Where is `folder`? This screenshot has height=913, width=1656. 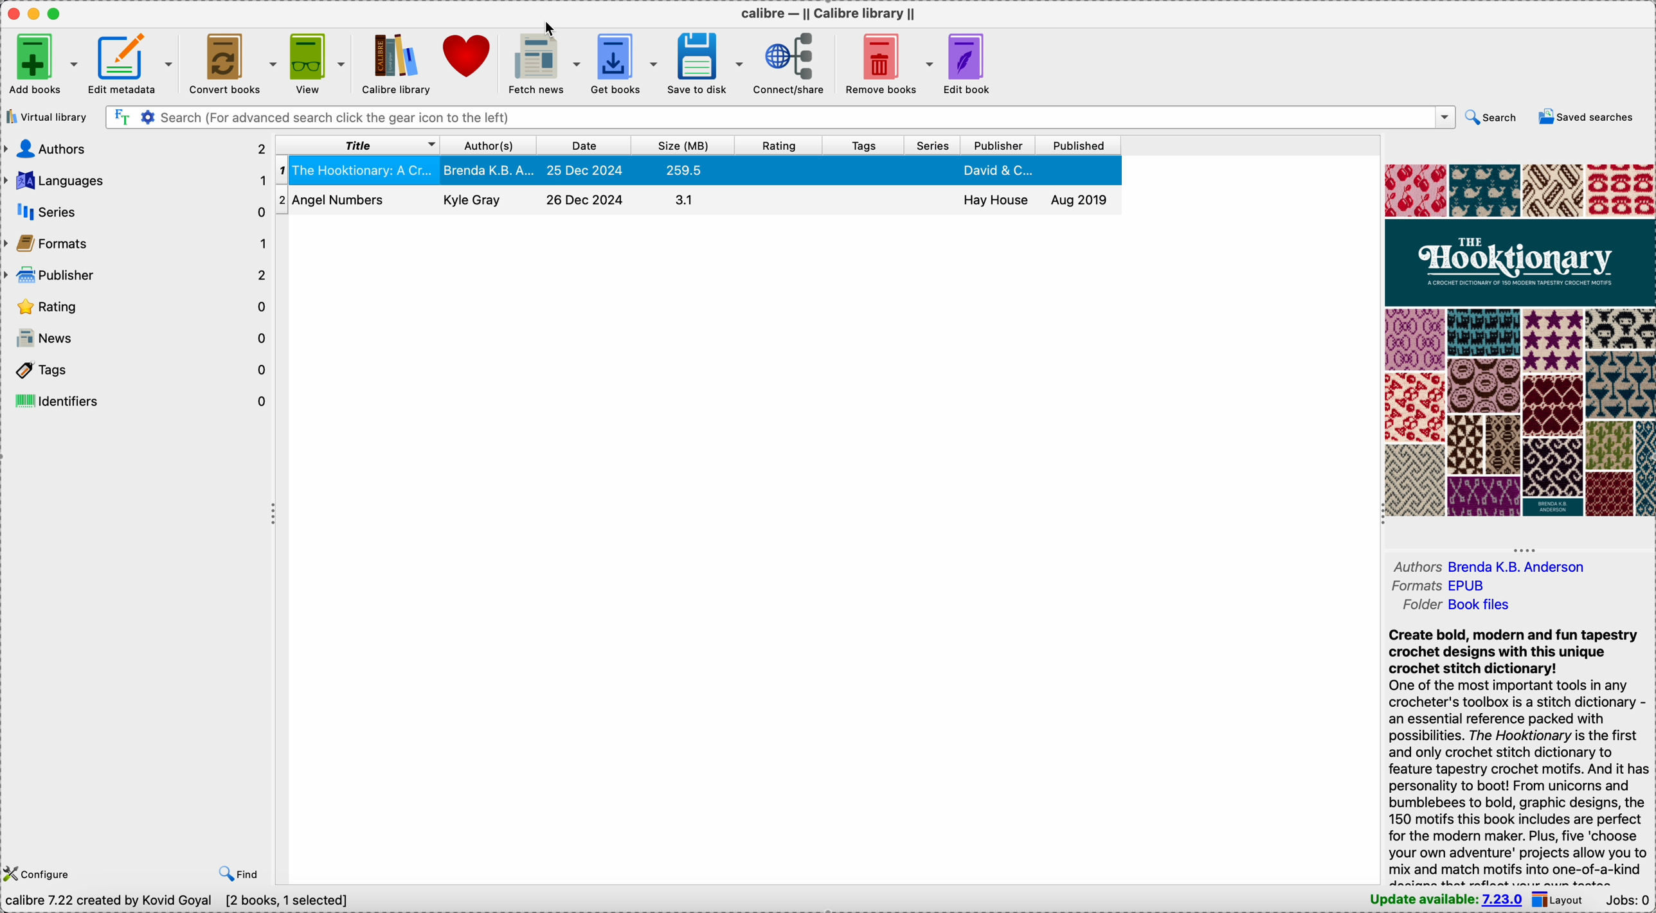 folder is located at coordinates (1453, 605).